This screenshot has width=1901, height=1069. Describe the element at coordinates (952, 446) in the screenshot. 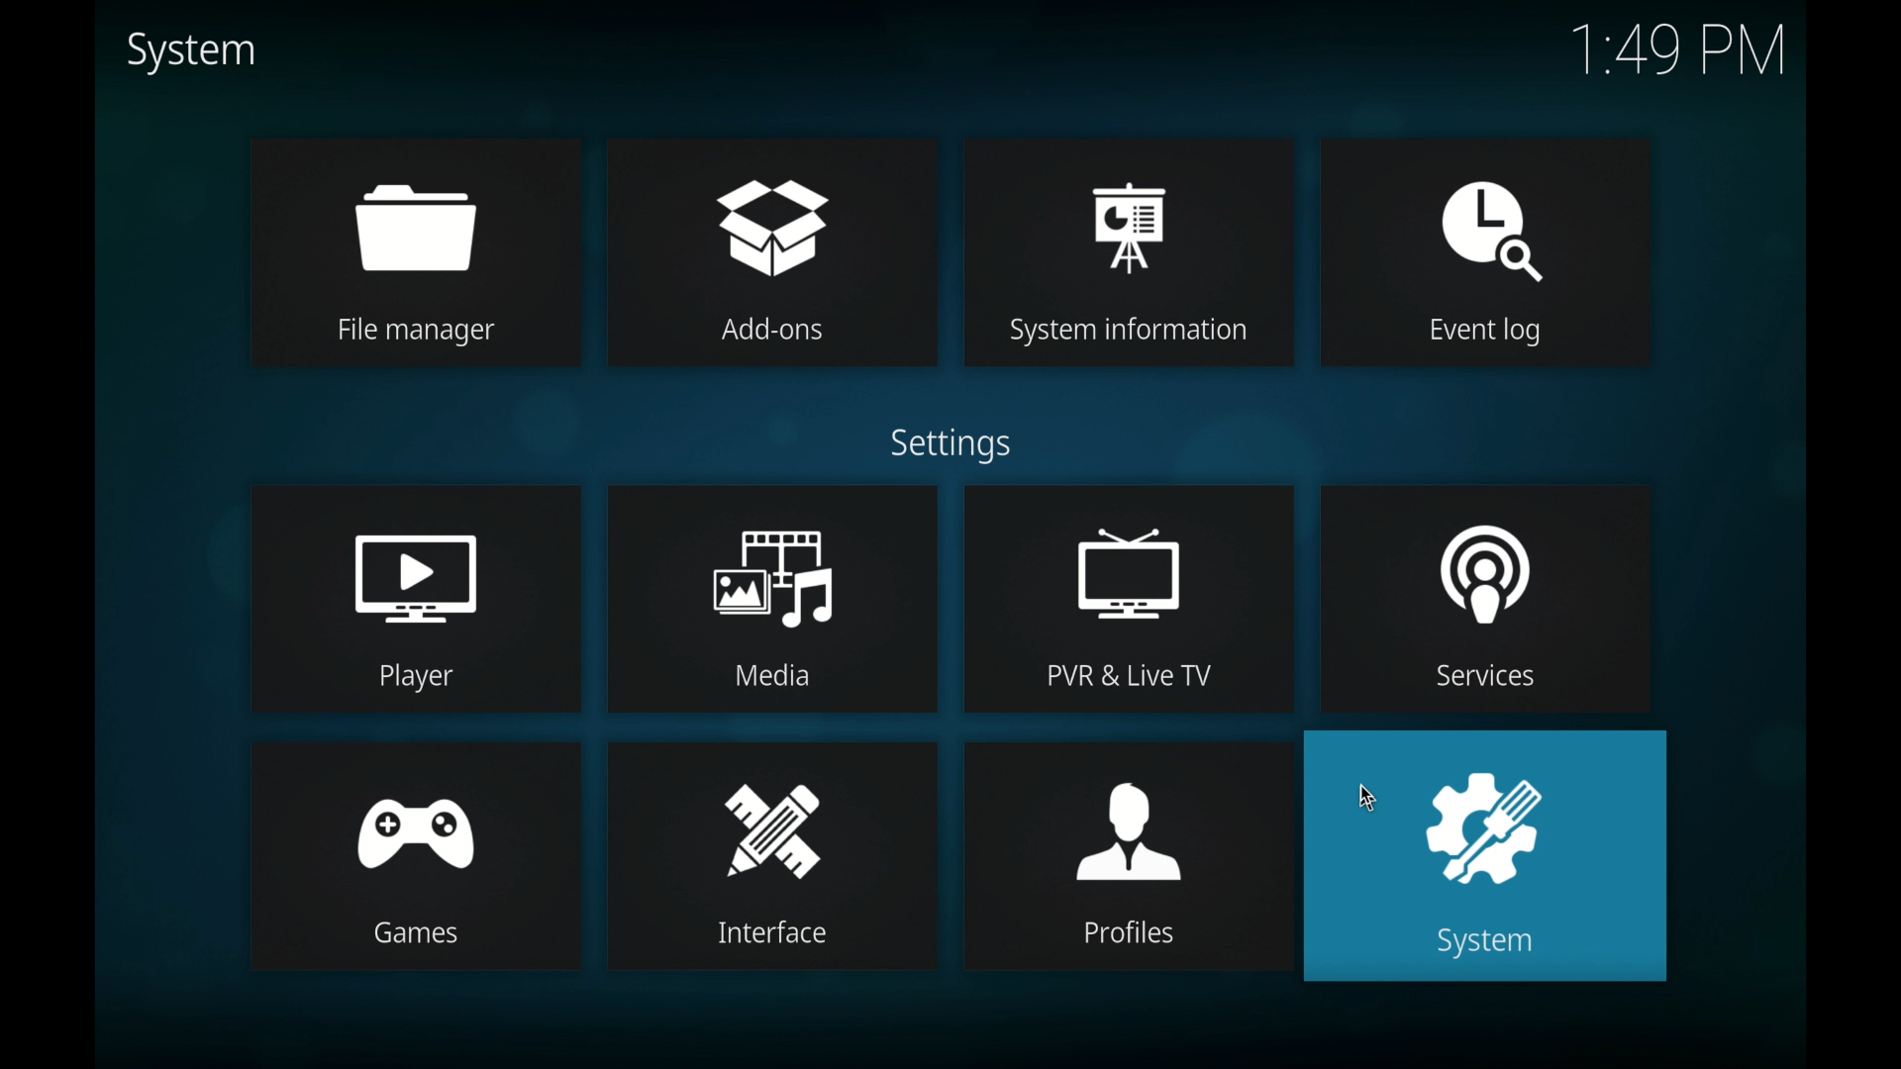

I see `settings` at that location.